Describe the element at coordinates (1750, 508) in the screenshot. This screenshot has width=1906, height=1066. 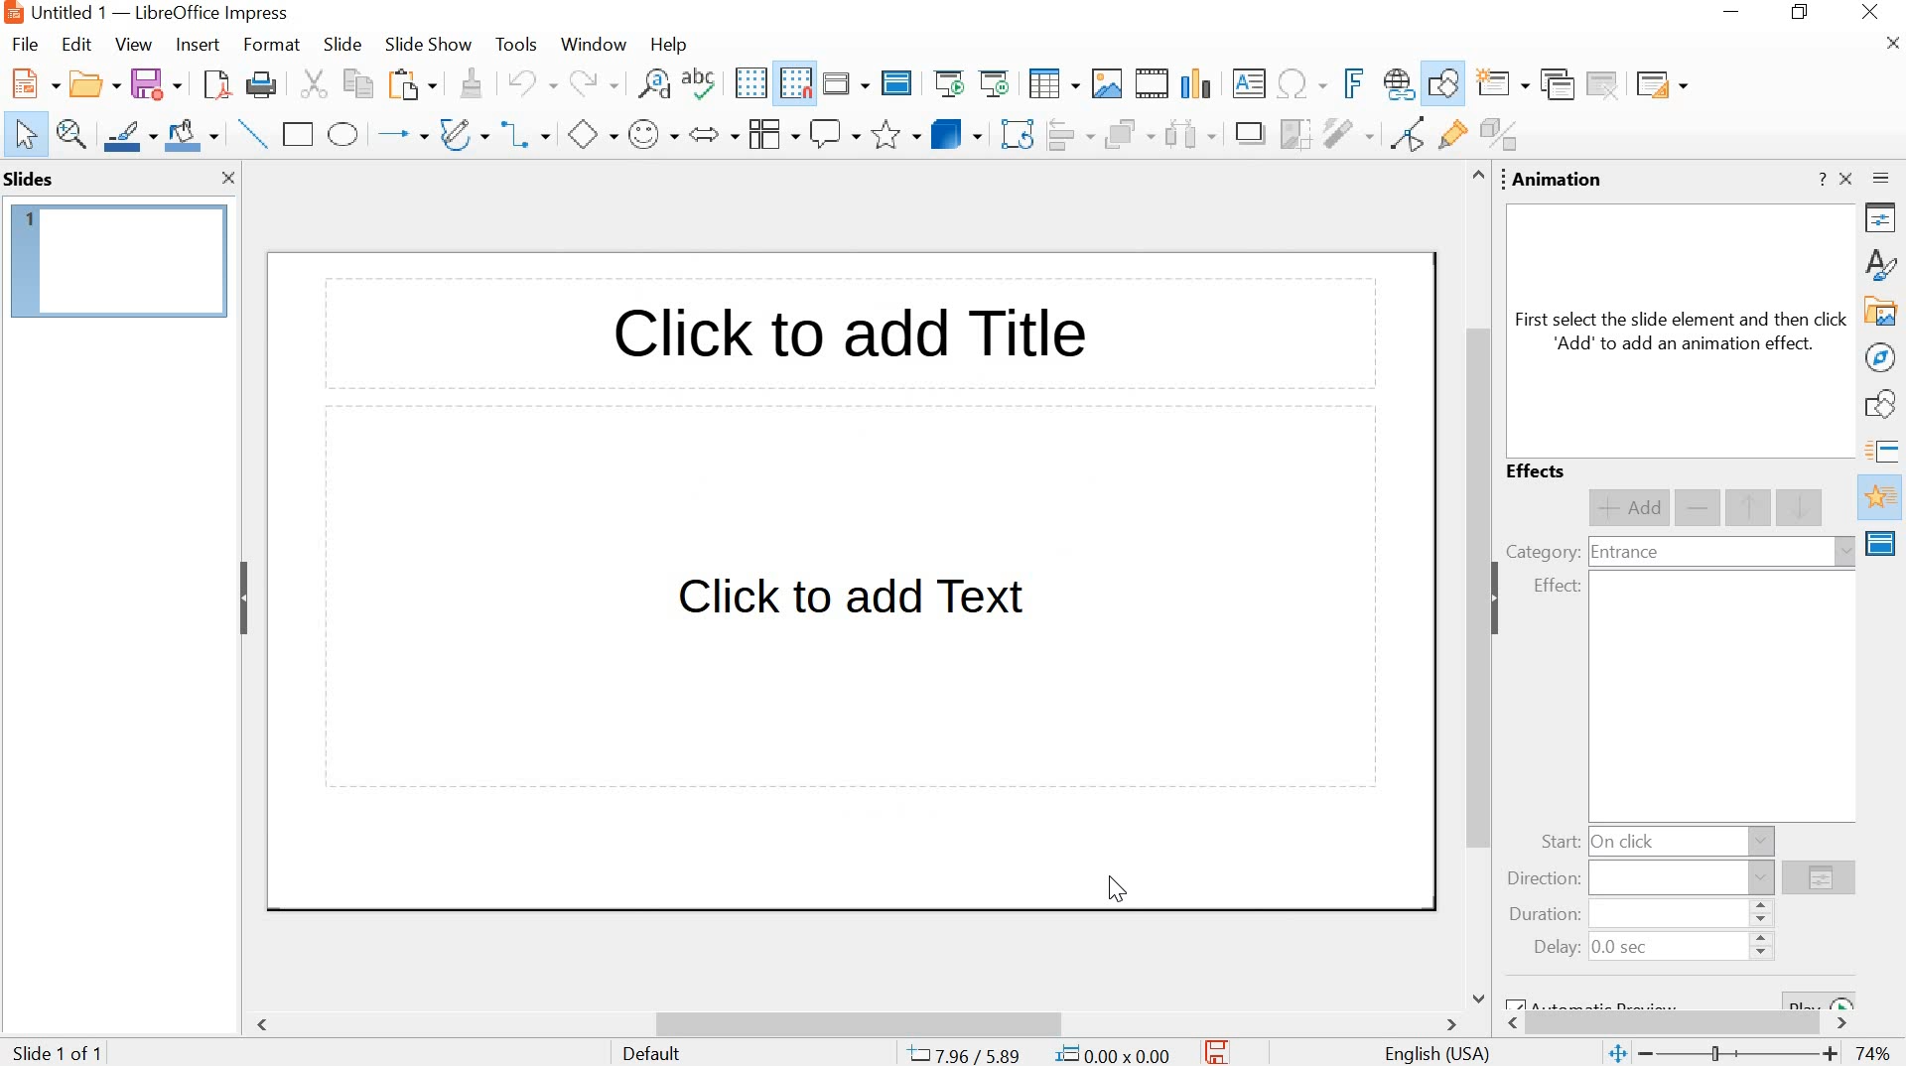
I see `move up` at that location.